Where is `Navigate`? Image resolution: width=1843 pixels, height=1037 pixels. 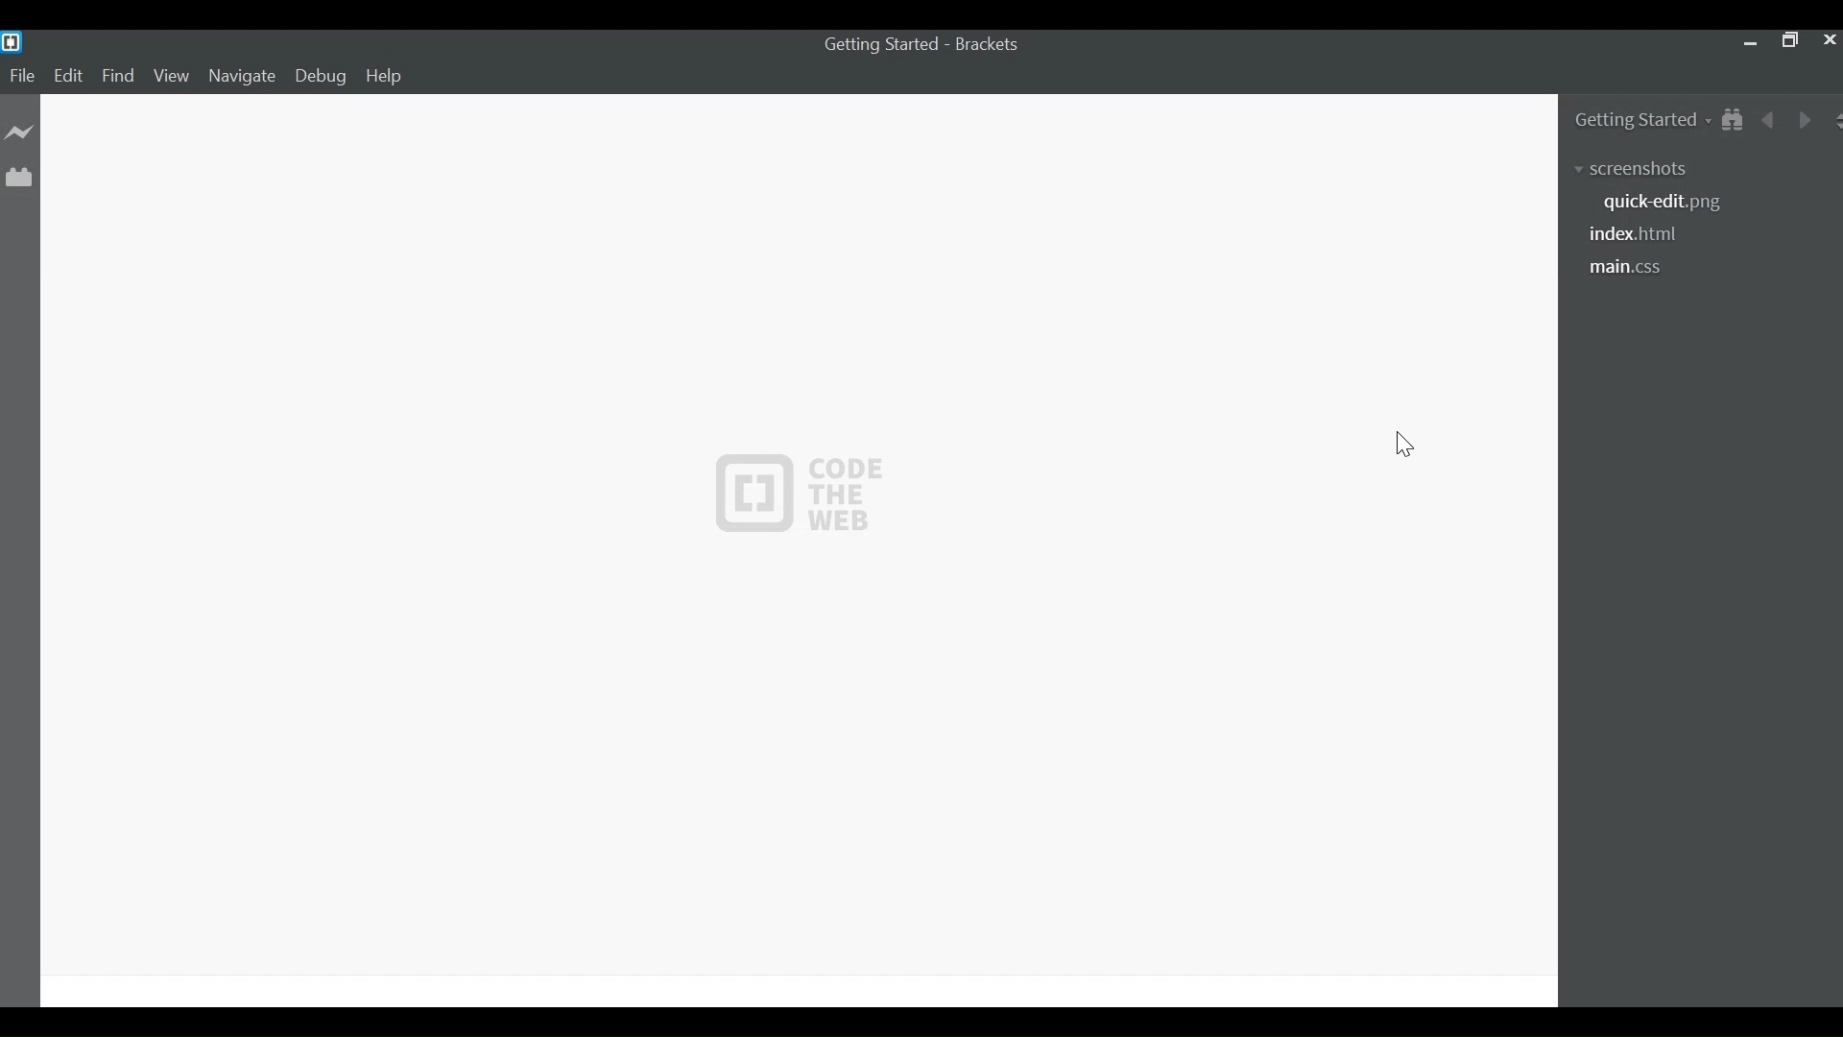
Navigate is located at coordinates (244, 77).